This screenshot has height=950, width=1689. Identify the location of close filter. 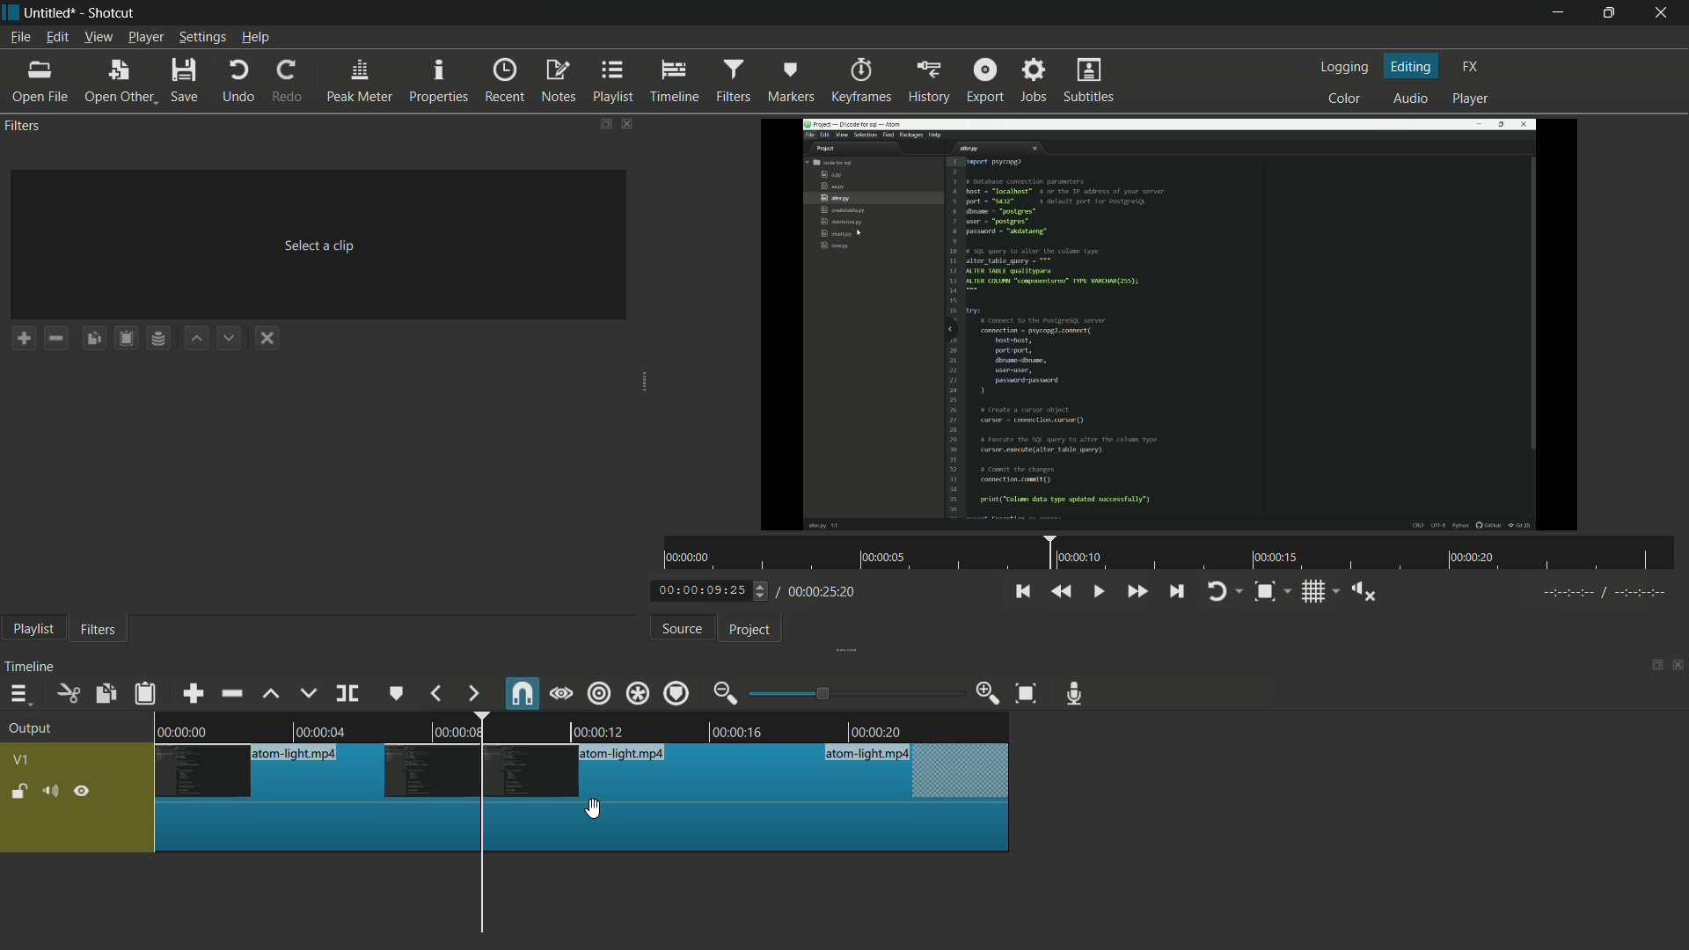
(625, 122).